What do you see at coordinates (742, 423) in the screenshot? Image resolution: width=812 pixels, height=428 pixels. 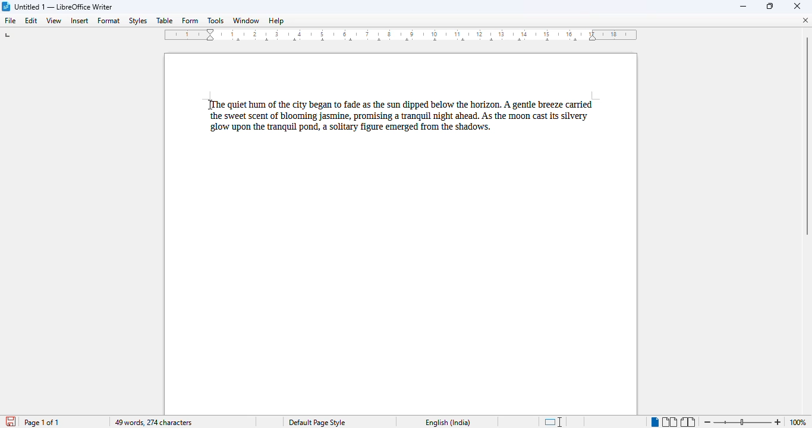 I see `zoom in or zoom out bar` at bounding box center [742, 423].